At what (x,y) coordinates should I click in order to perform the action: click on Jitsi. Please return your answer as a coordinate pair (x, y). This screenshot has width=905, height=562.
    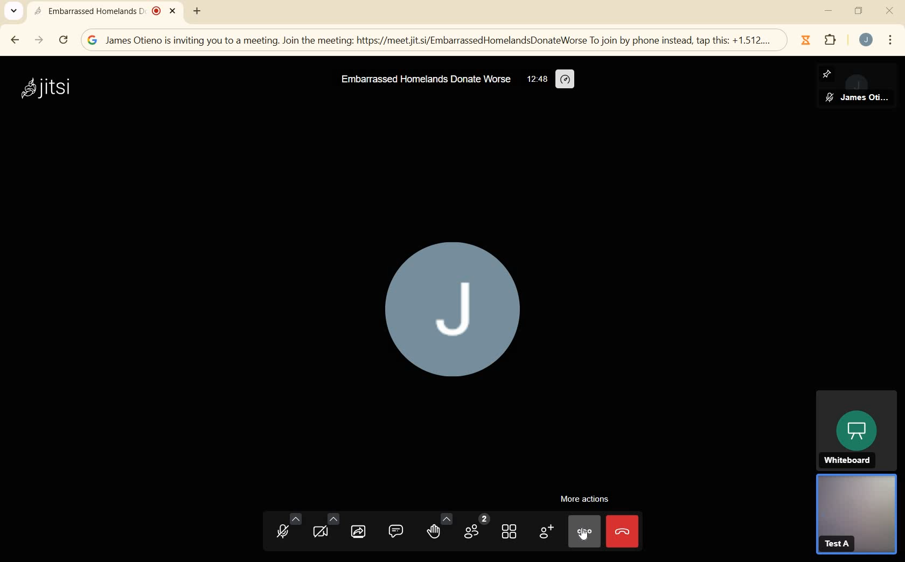
    Looking at the image, I should click on (50, 88).